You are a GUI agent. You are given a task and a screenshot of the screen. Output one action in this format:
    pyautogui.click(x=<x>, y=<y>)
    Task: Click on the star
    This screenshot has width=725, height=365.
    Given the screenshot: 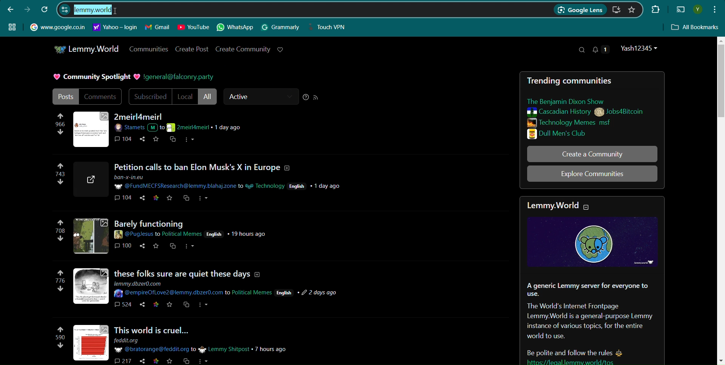 What is the action you would take?
    pyautogui.click(x=170, y=306)
    